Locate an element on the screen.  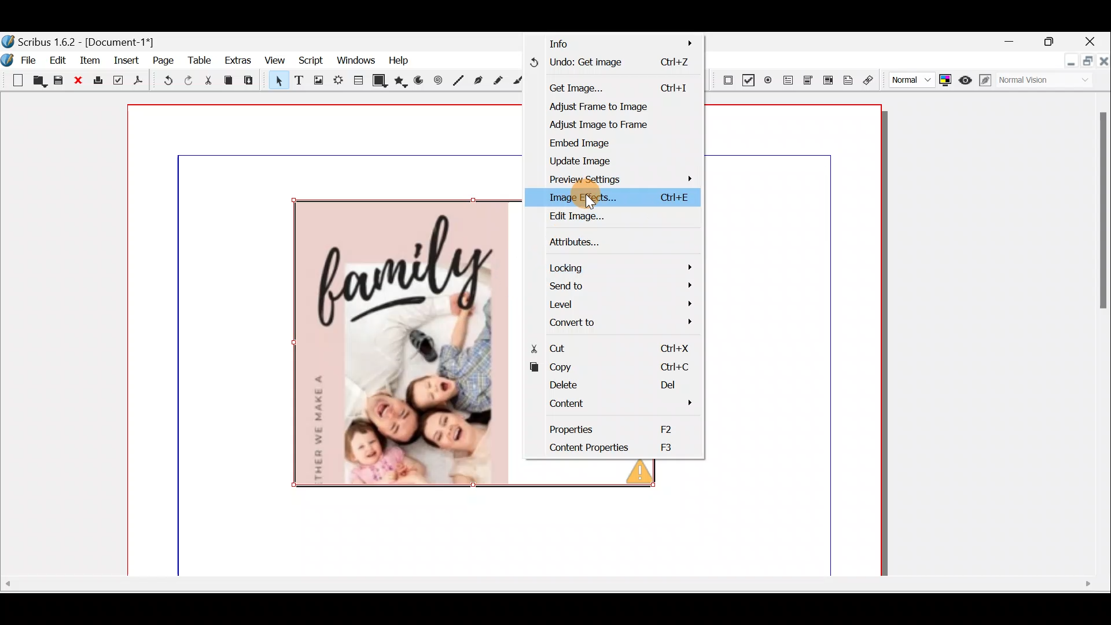
Table is located at coordinates (200, 60).